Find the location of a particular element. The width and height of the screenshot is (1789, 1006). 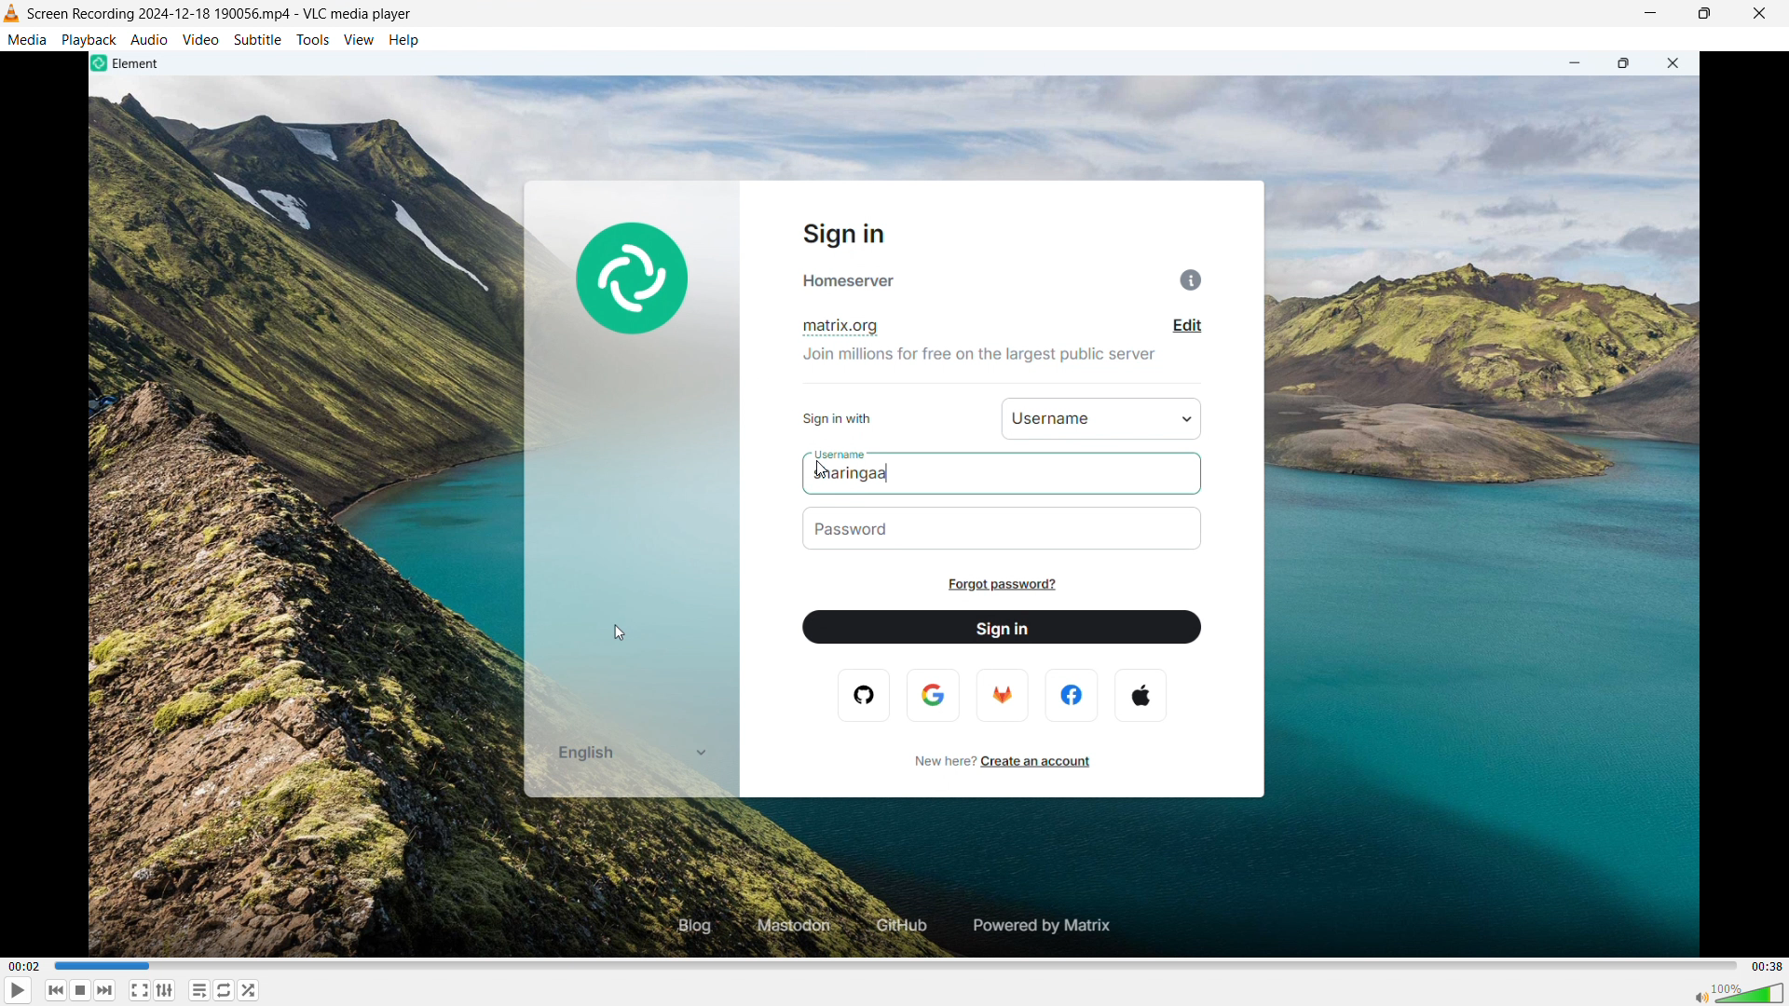

mastodon is located at coordinates (792, 922).